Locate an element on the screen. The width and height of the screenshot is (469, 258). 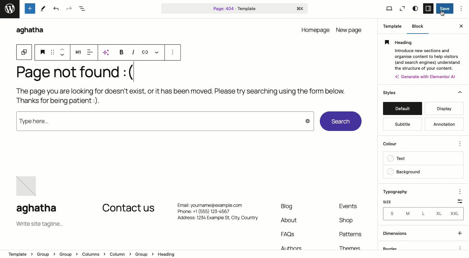
word press logo is located at coordinates (9, 9).